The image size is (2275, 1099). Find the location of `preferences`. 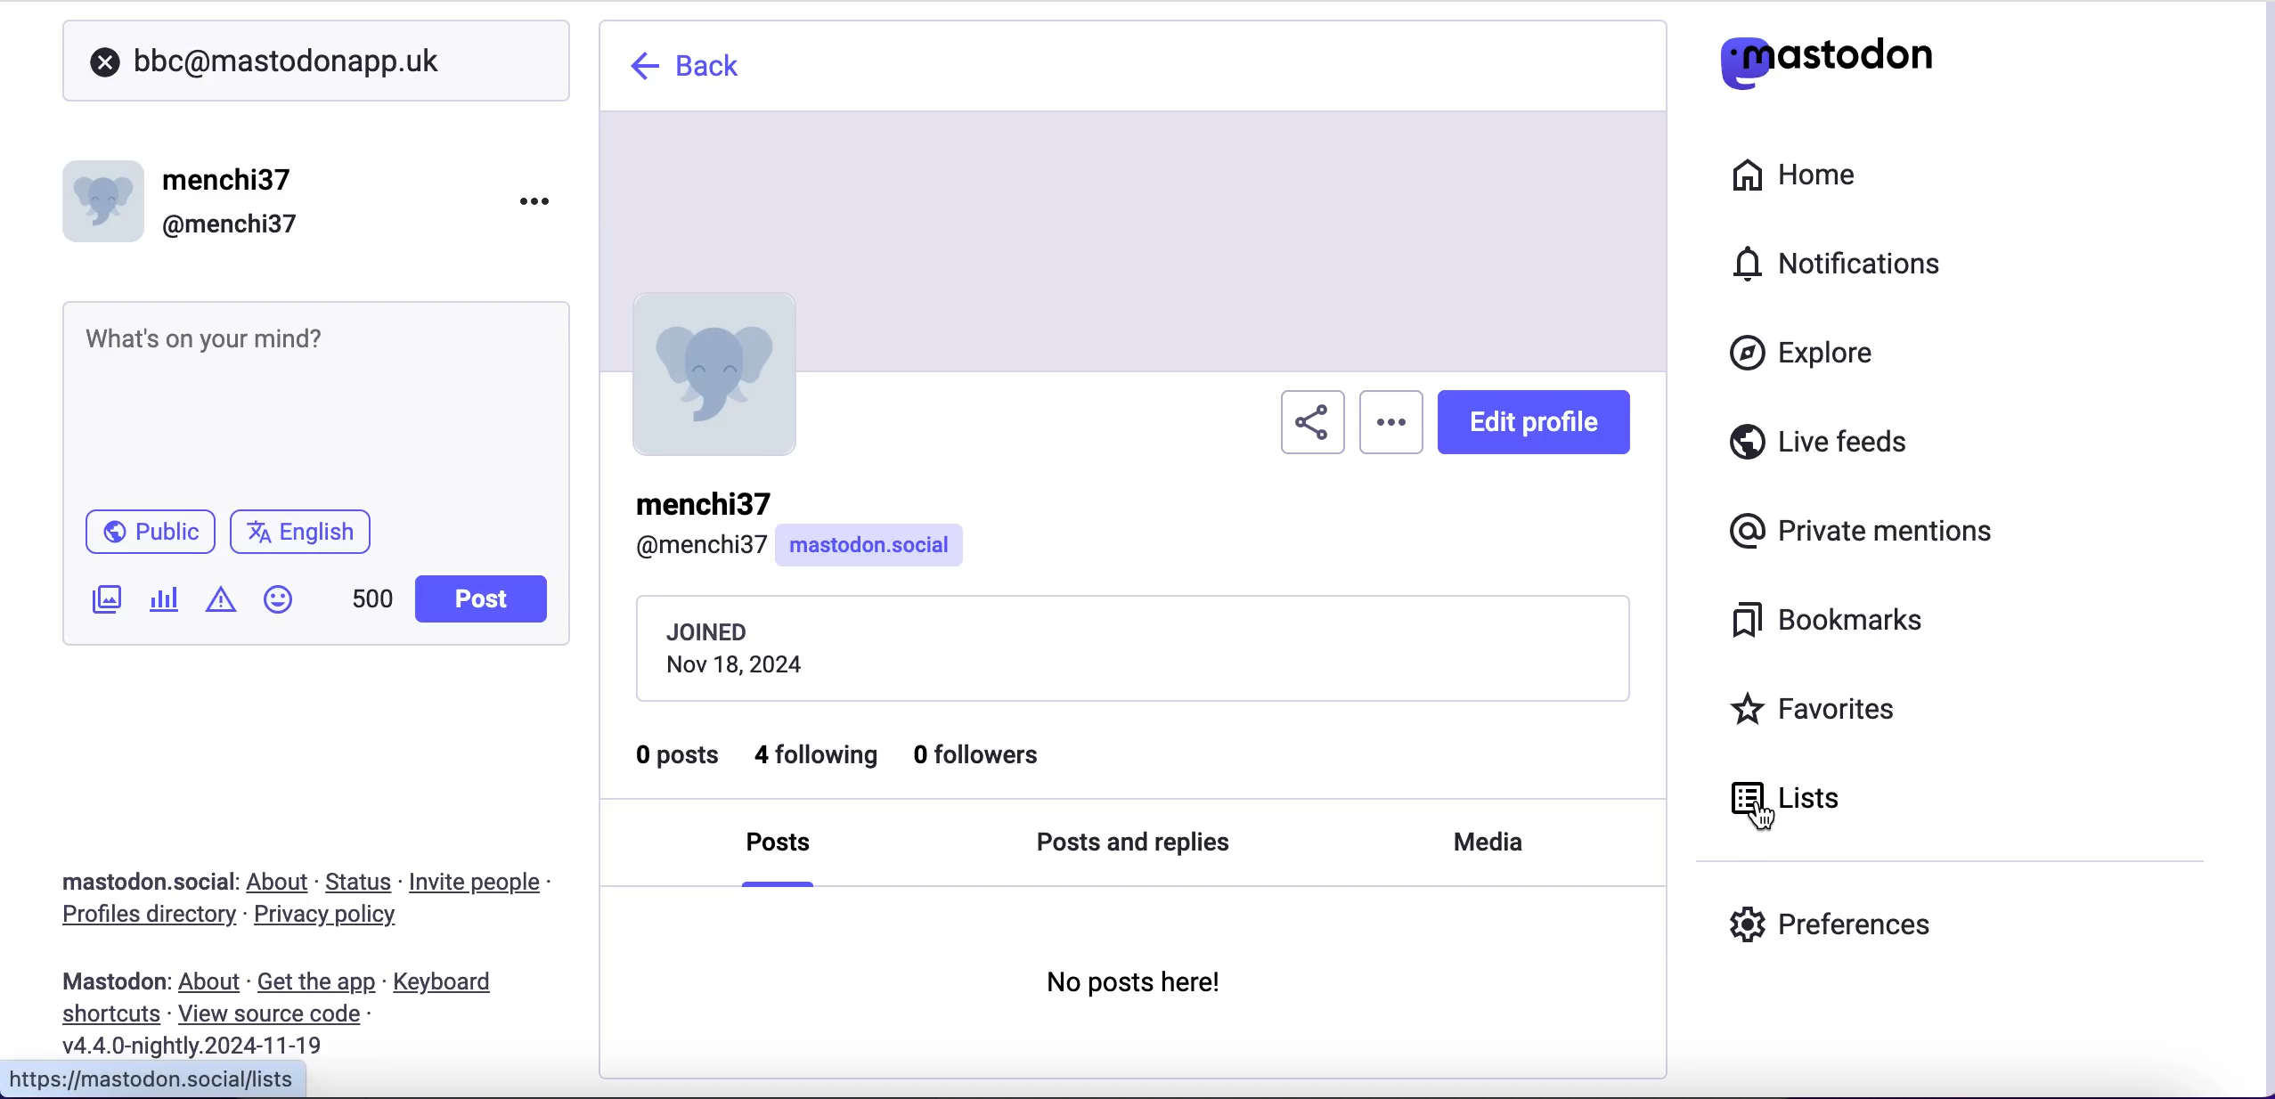

preferences is located at coordinates (1847, 921).